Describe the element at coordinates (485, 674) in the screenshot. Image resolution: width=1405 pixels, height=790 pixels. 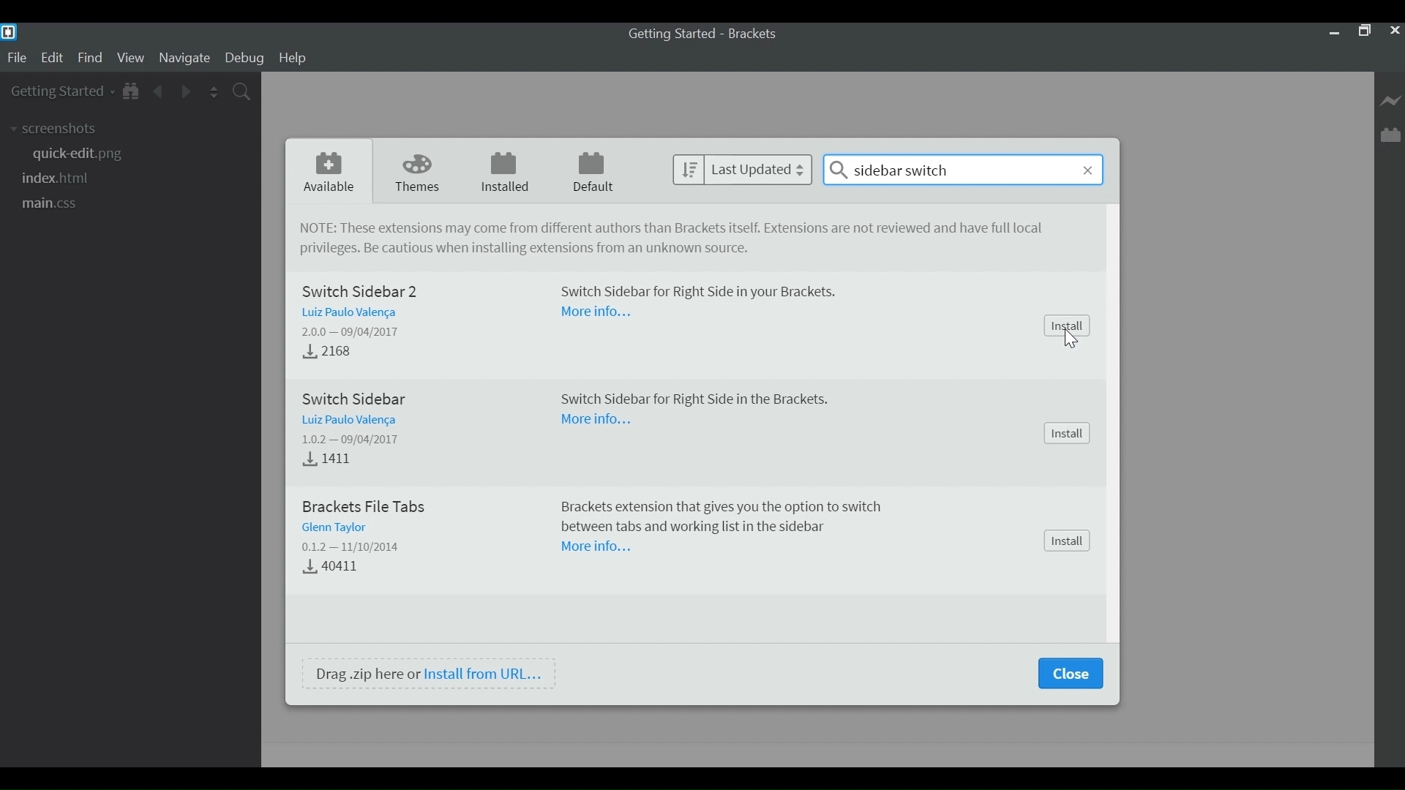
I see `Install from URL` at that location.